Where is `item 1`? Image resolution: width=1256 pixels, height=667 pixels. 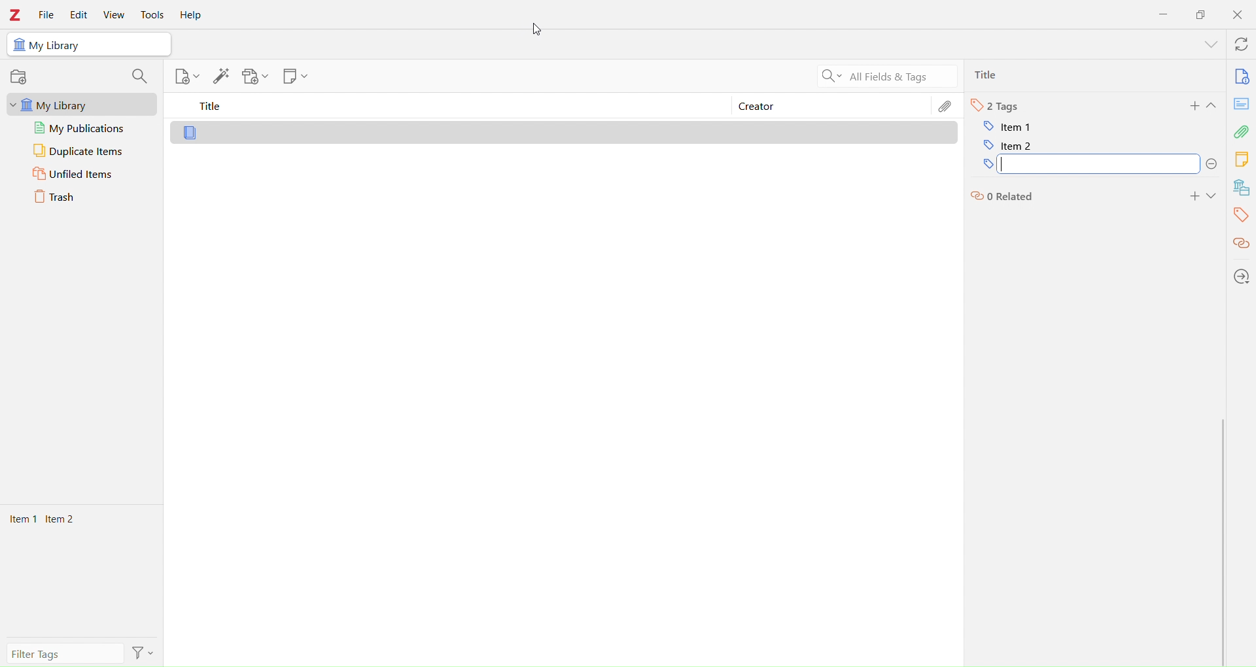 item 1 is located at coordinates (1009, 126).